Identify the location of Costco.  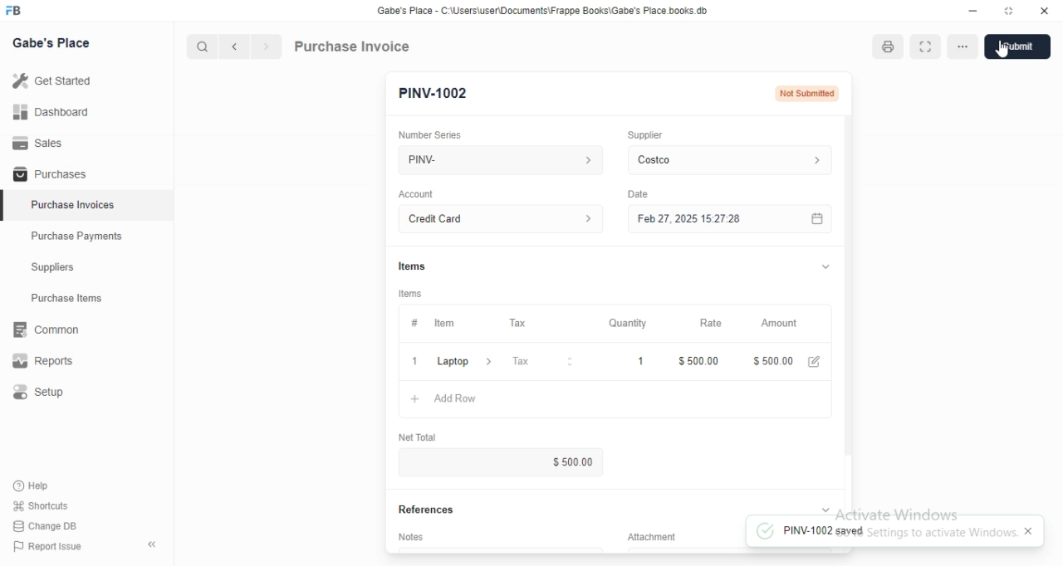
(730, 160).